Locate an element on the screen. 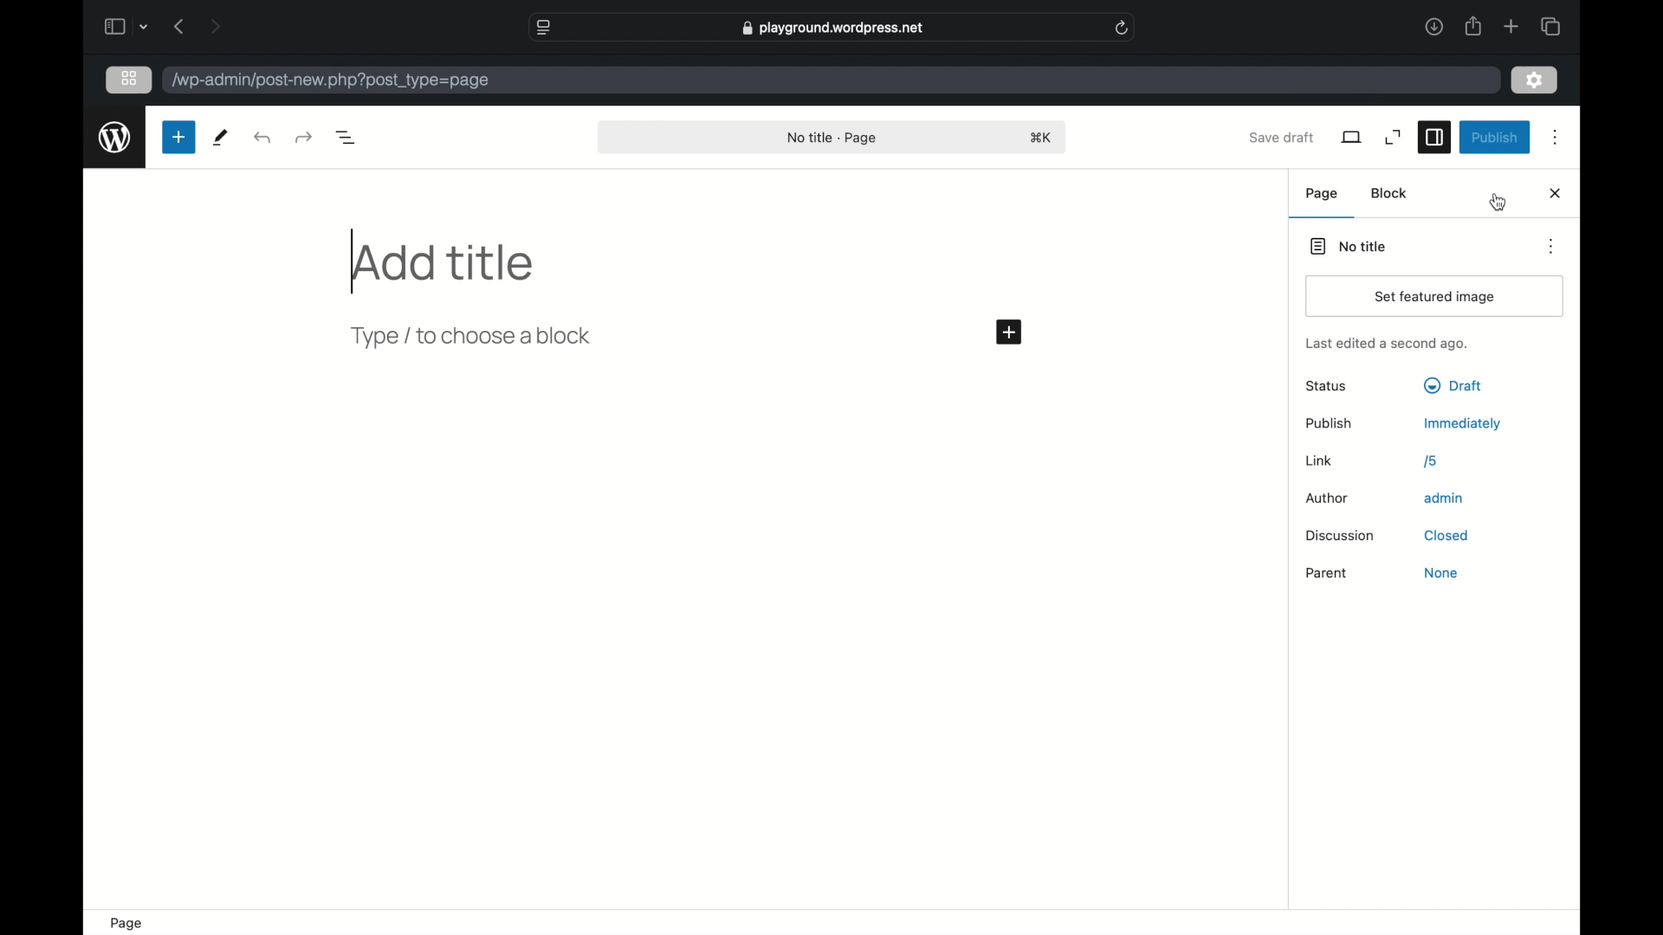 The width and height of the screenshot is (1663, 935). show tab overview is located at coordinates (1552, 27).